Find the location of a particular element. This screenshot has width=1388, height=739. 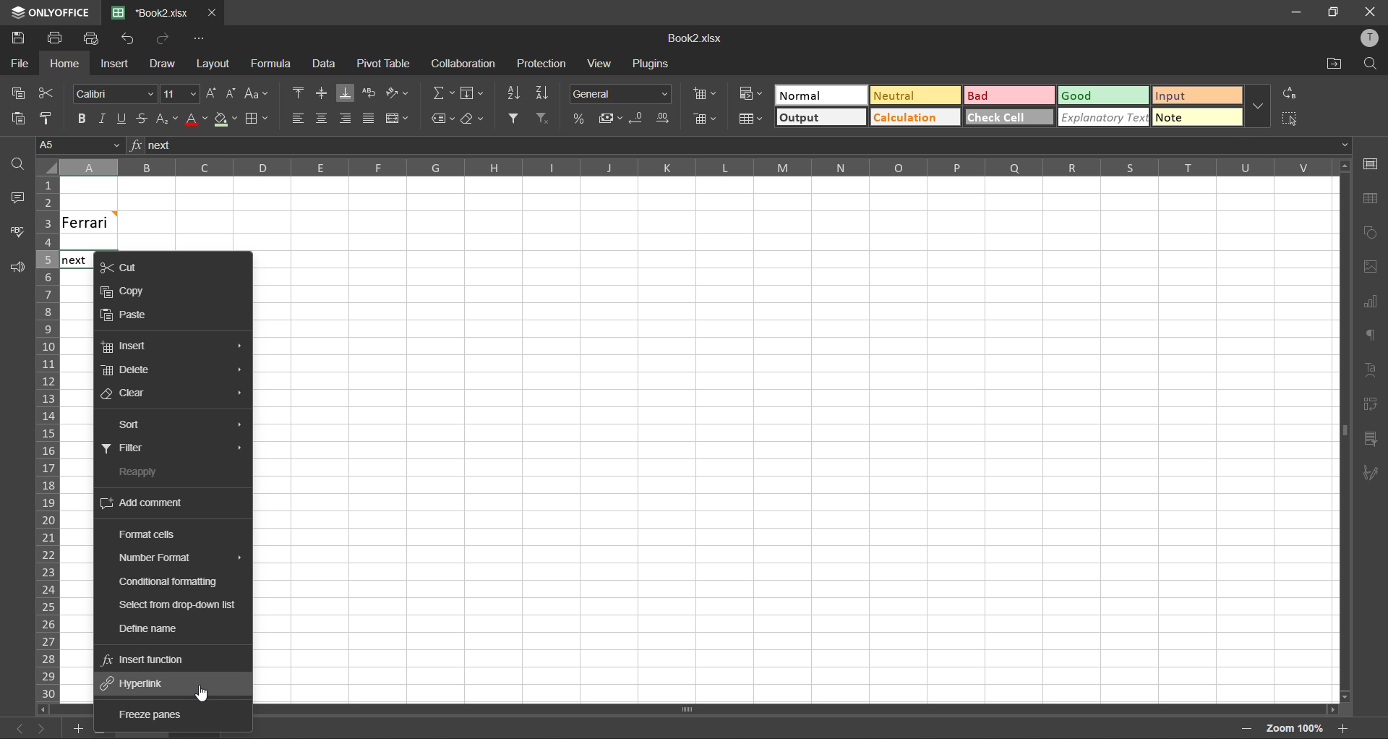

sort ascending is located at coordinates (517, 95).